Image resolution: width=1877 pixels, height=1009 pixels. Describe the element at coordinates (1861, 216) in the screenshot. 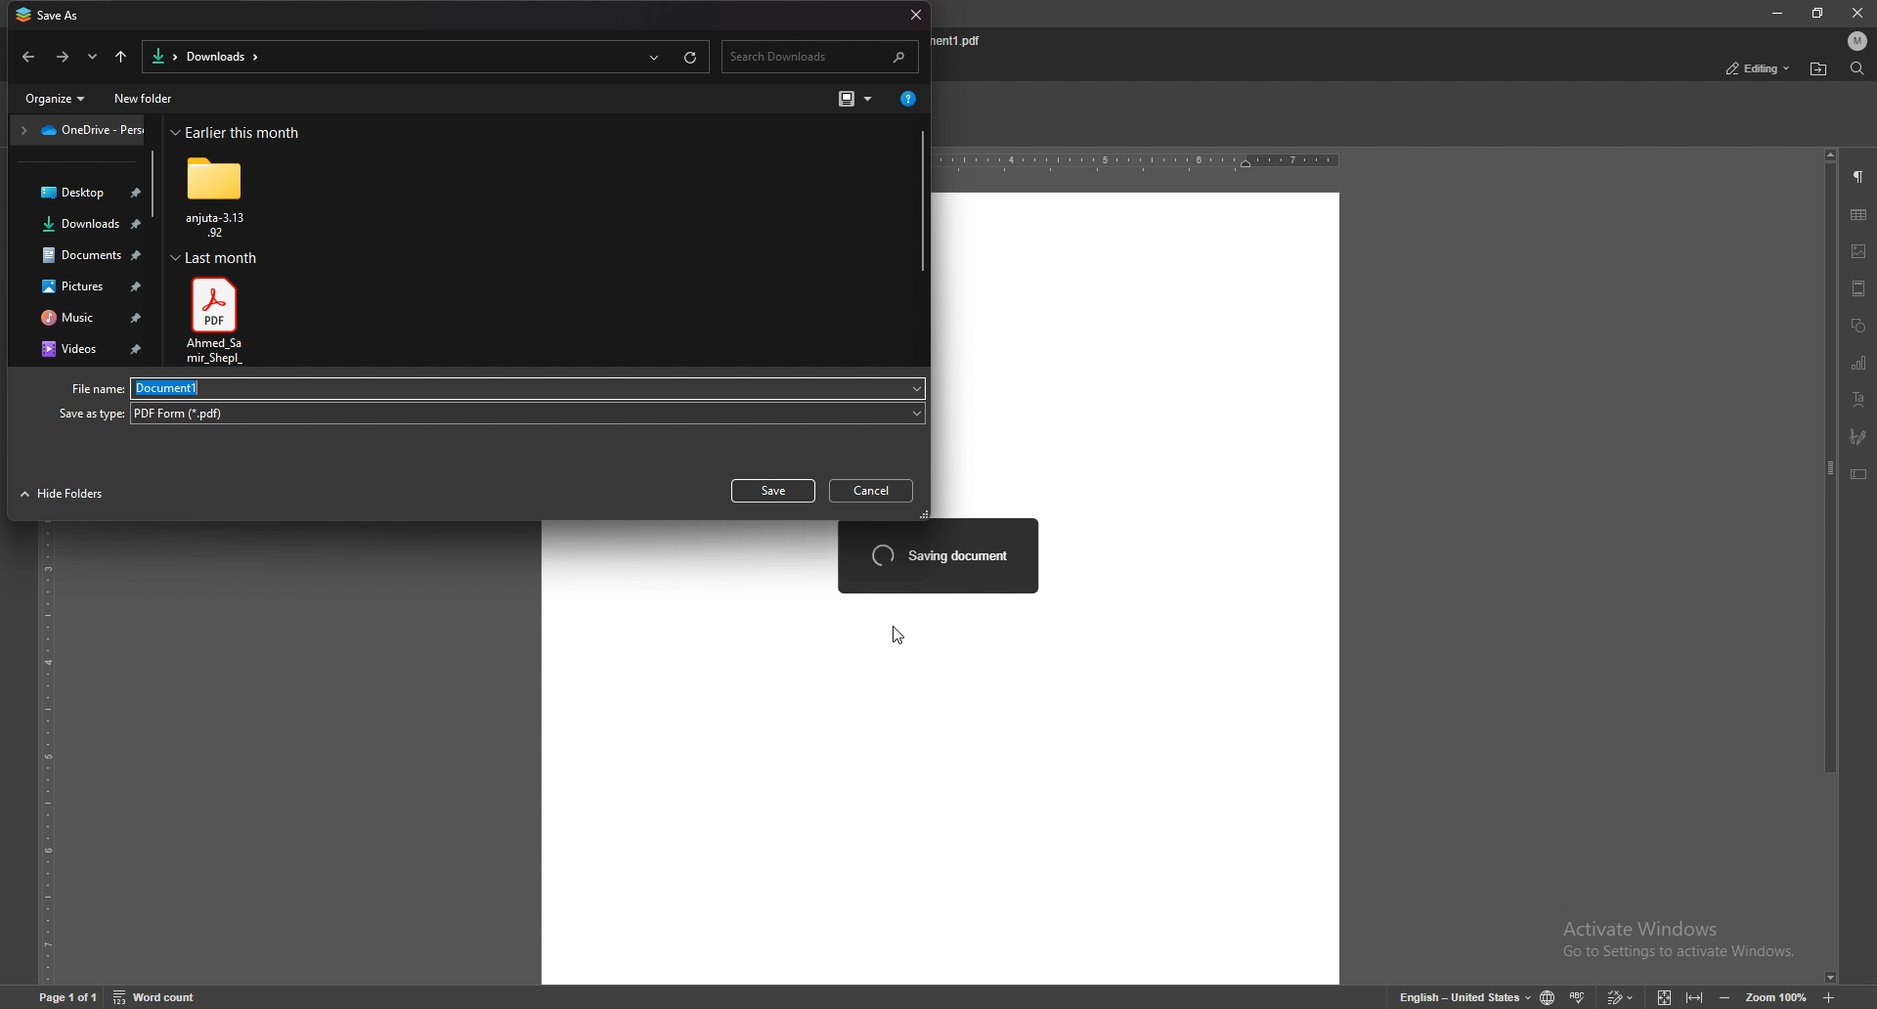

I see `table` at that location.